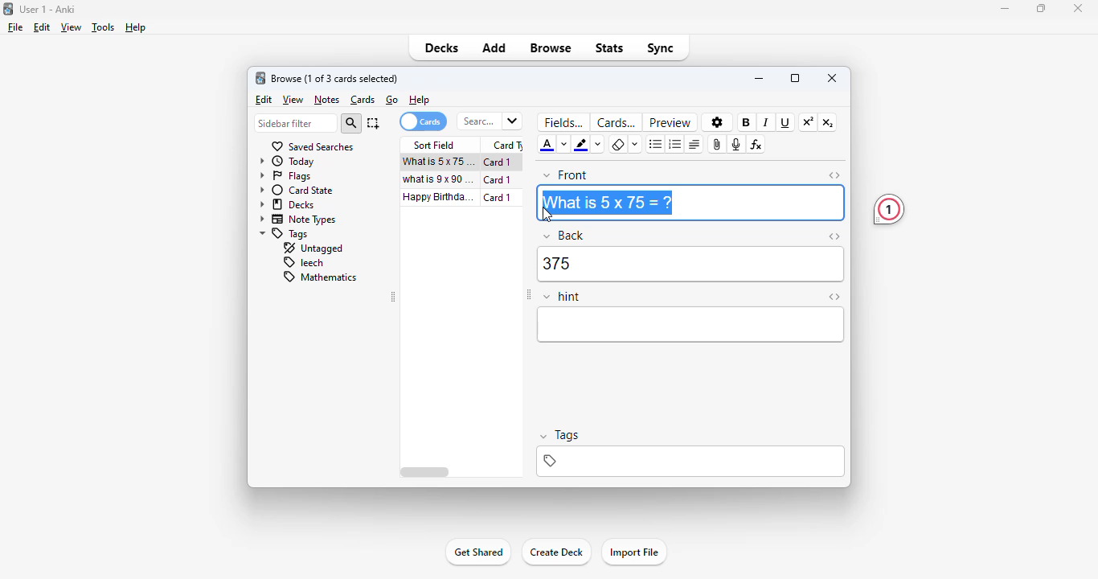 The width and height of the screenshot is (1098, 579). Describe the element at coordinates (674, 144) in the screenshot. I see `ordered list` at that location.